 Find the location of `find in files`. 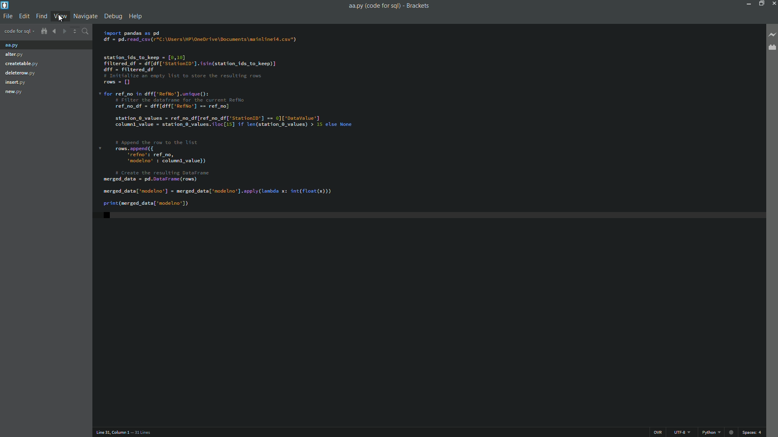

find in files is located at coordinates (86, 32).